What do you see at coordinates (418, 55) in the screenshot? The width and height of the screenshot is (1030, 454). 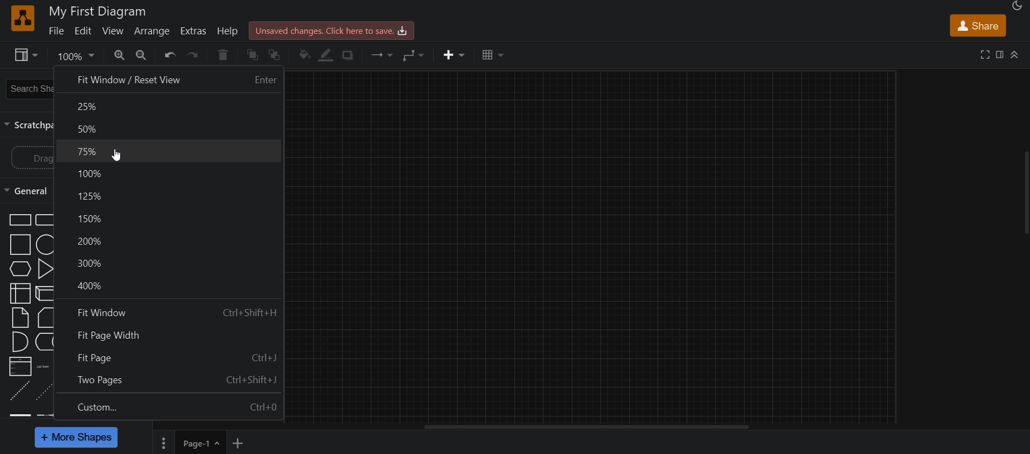 I see `waypoints` at bounding box center [418, 55].